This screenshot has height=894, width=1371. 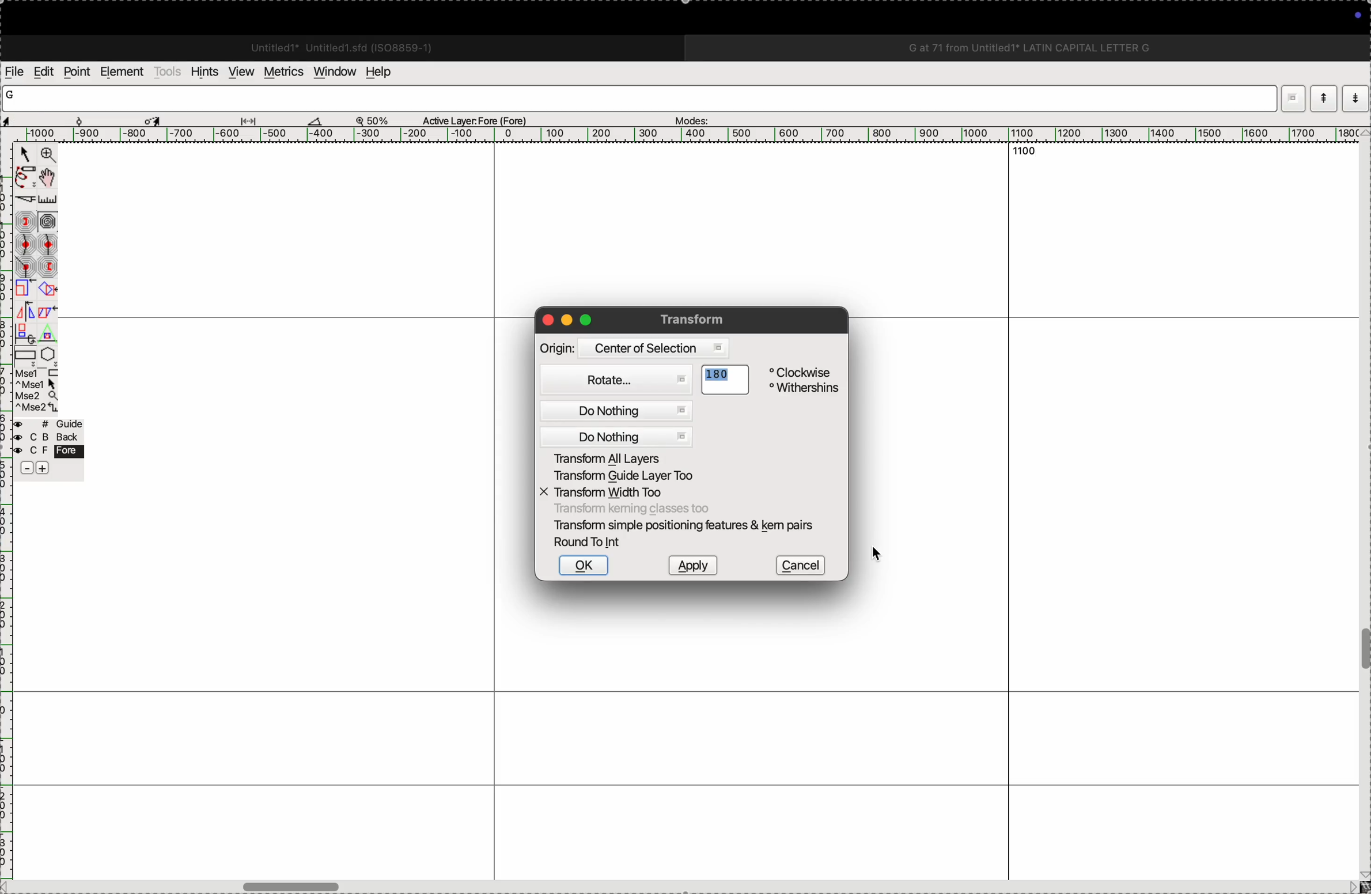 What do you see at coordinates (888, 554) in the screenshot?
I see `cursor` at bounding box center [888, 554].